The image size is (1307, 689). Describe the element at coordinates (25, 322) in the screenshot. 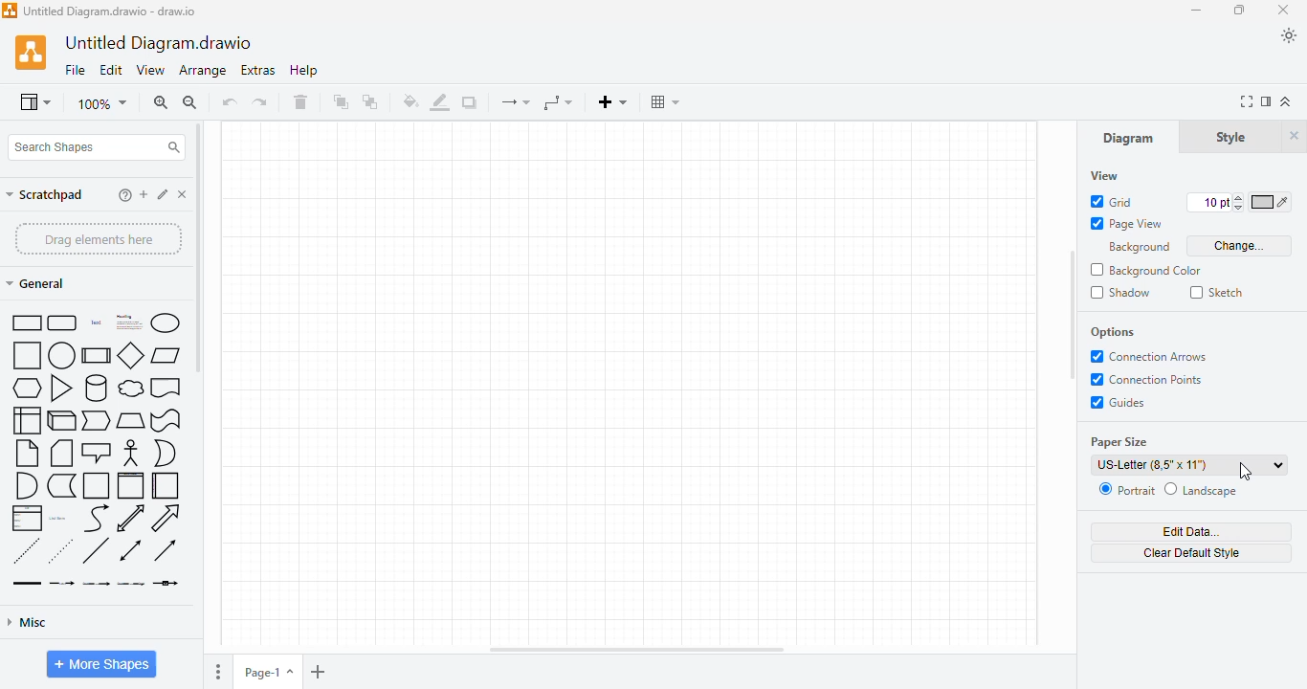

I see `rectangle` at that location.